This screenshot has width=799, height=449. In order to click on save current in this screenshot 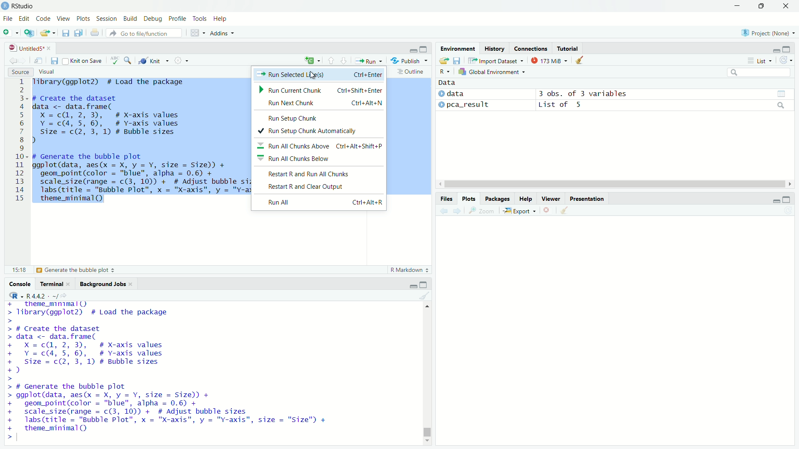, I will do `click(67, 32)`.